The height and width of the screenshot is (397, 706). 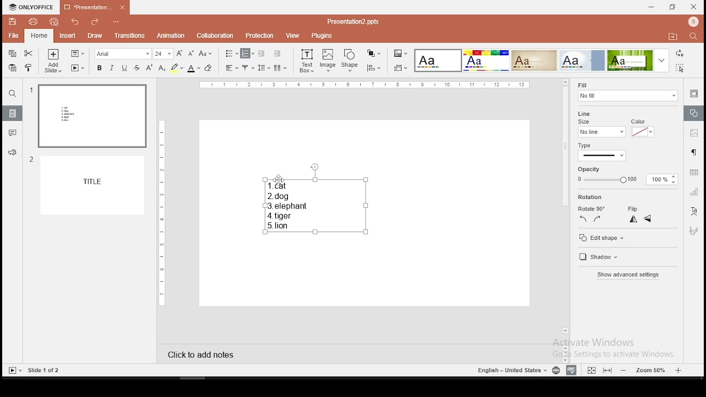 I want to click on minimize, so click(x=651, y=8).